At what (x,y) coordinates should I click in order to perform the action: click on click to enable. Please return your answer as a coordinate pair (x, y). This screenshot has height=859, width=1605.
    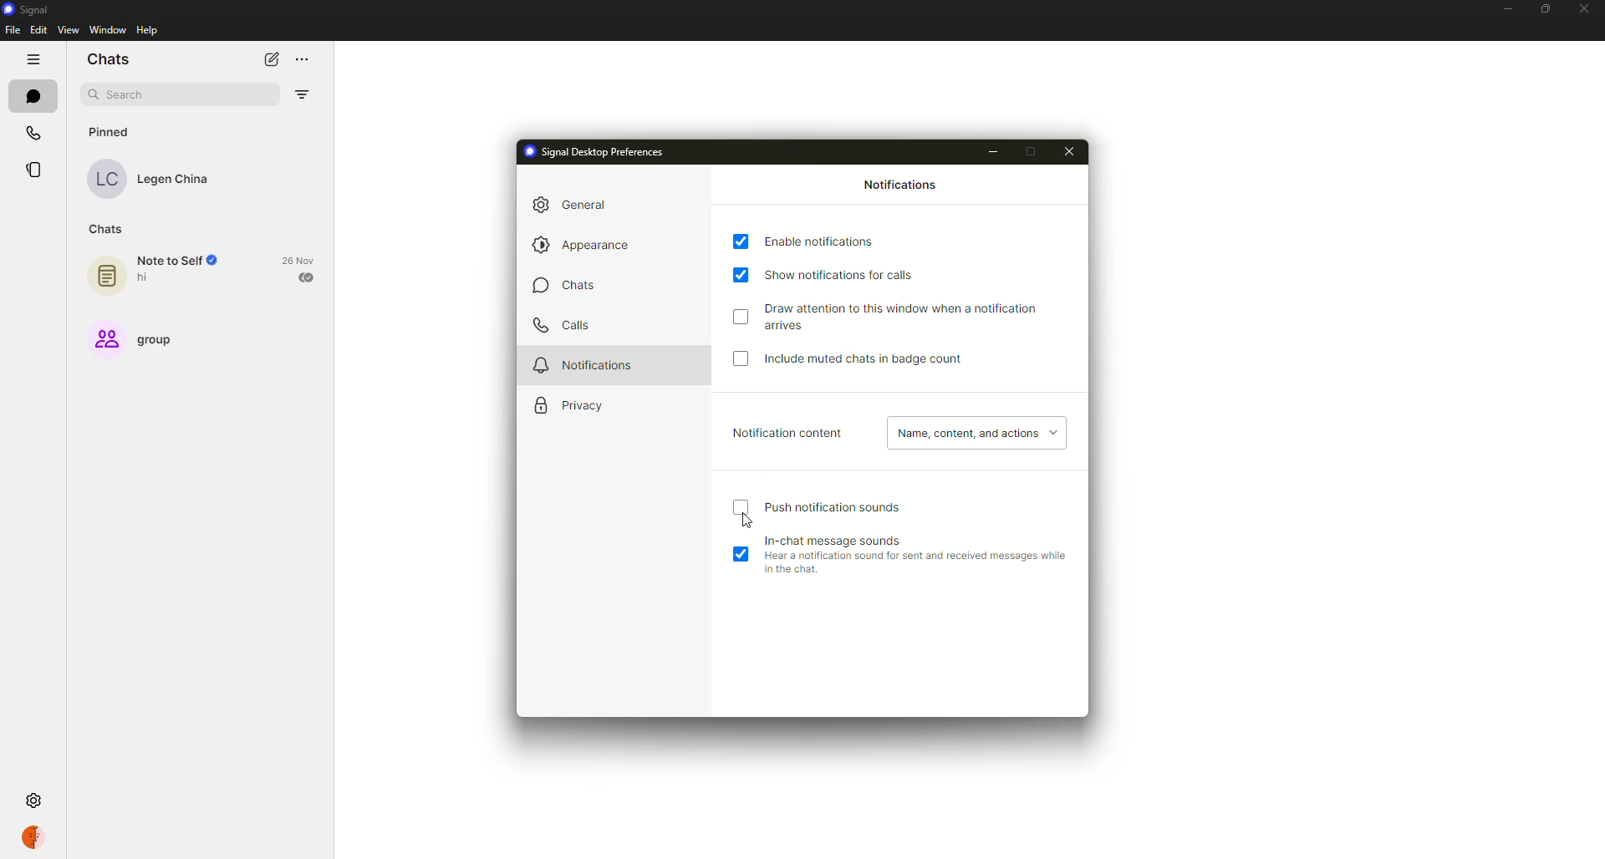
    Looking at the image, I should click on (741, 507).